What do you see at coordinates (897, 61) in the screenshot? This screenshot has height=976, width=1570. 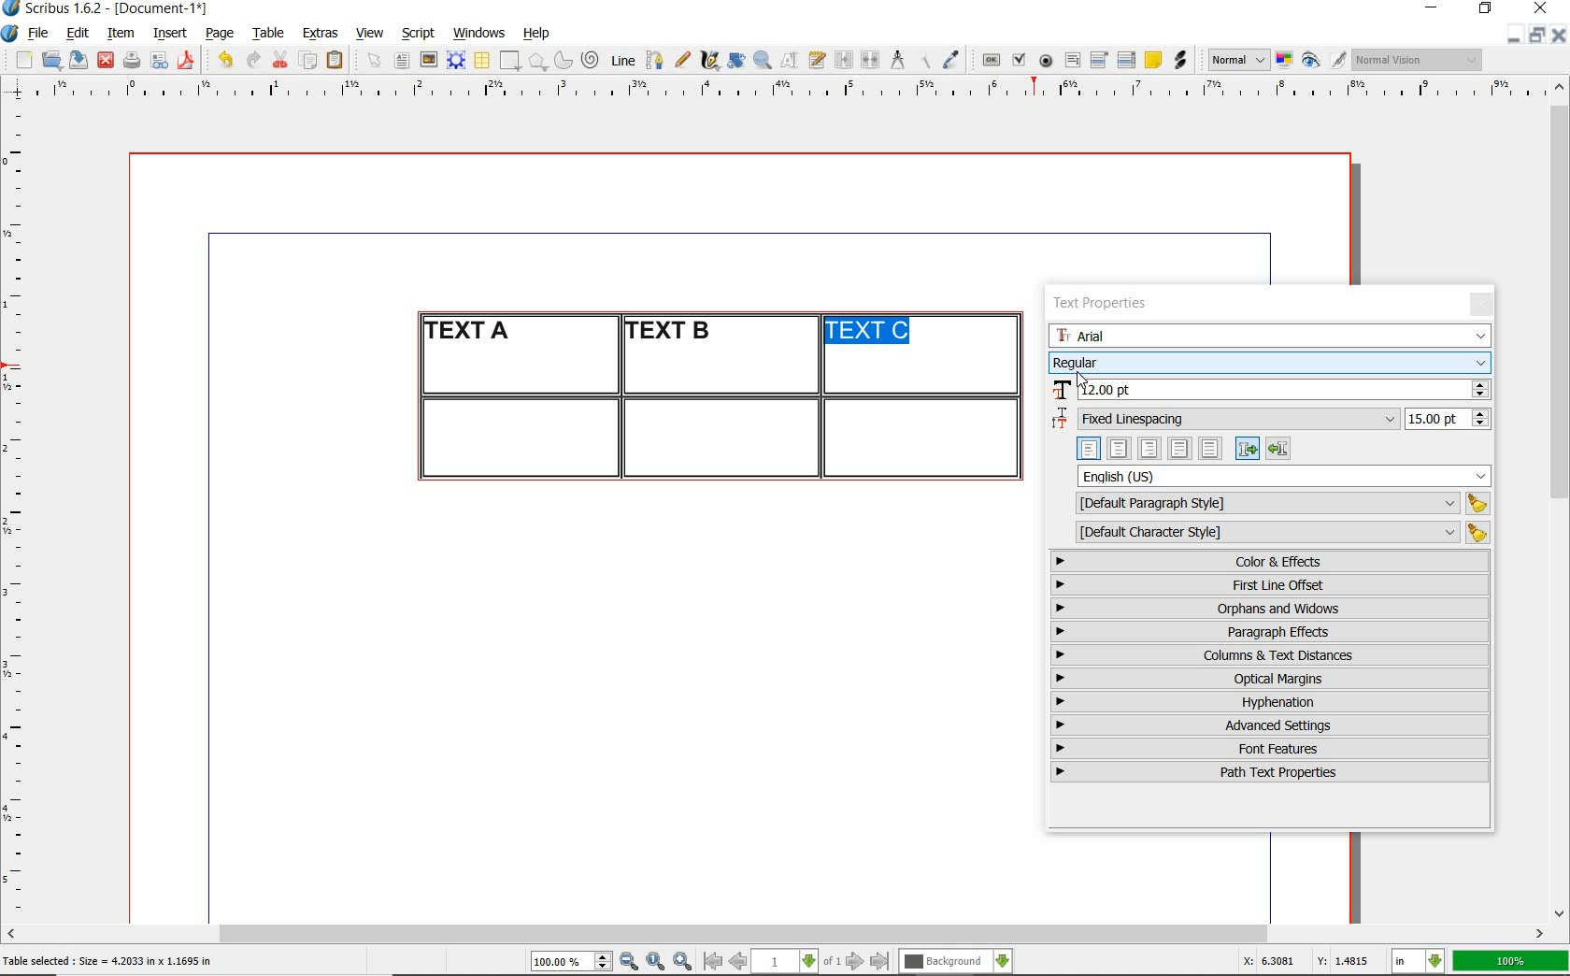 I see `measurements` at bounding box center [897, 61].